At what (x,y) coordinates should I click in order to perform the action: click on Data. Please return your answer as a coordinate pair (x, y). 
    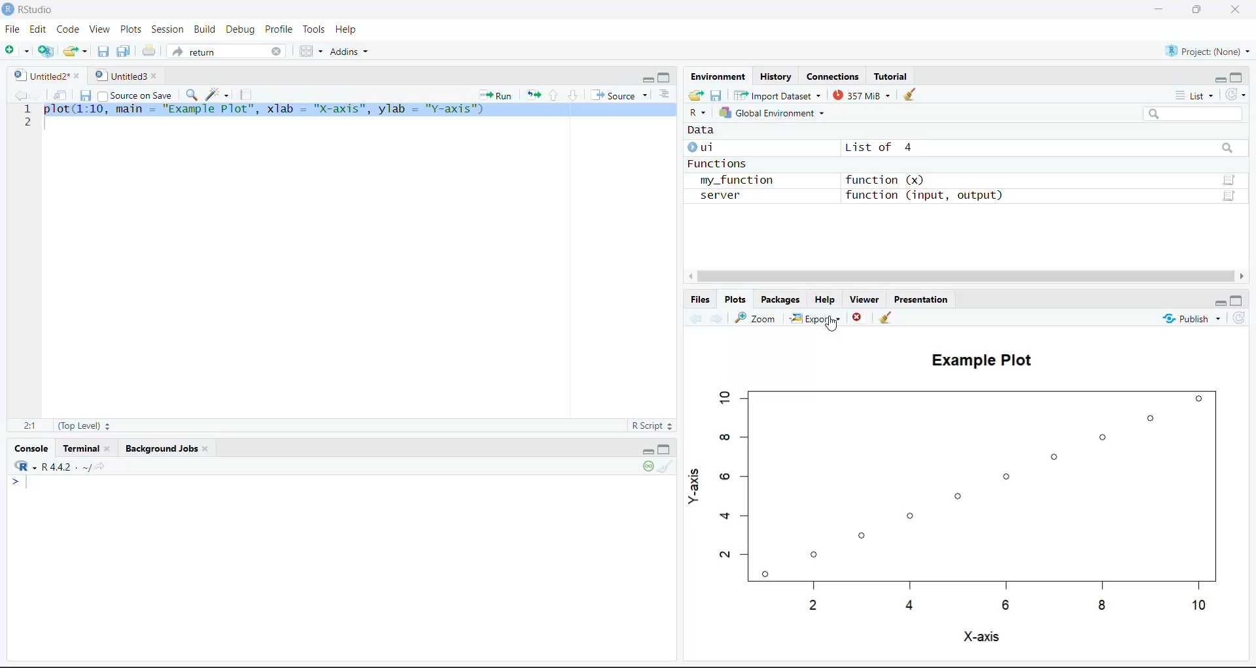
    Looking at the image, I should click on (703, 131).